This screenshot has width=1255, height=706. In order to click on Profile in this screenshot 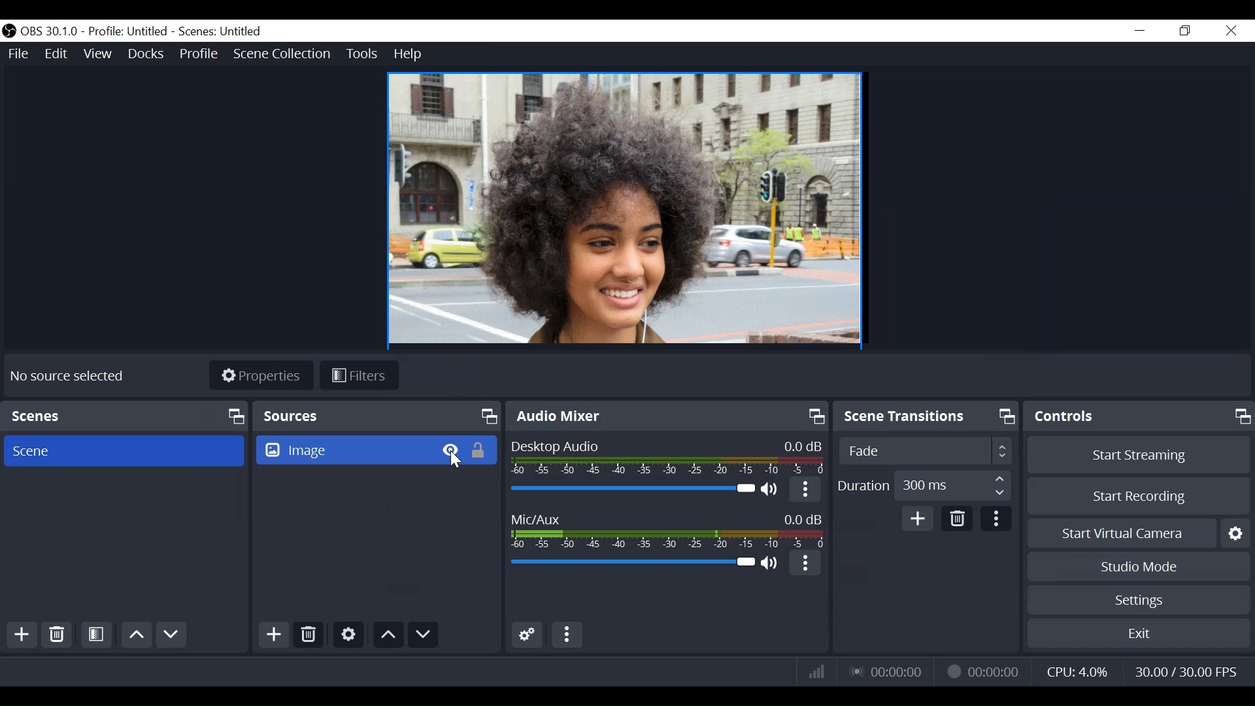, I will do `click(198, 52)`.